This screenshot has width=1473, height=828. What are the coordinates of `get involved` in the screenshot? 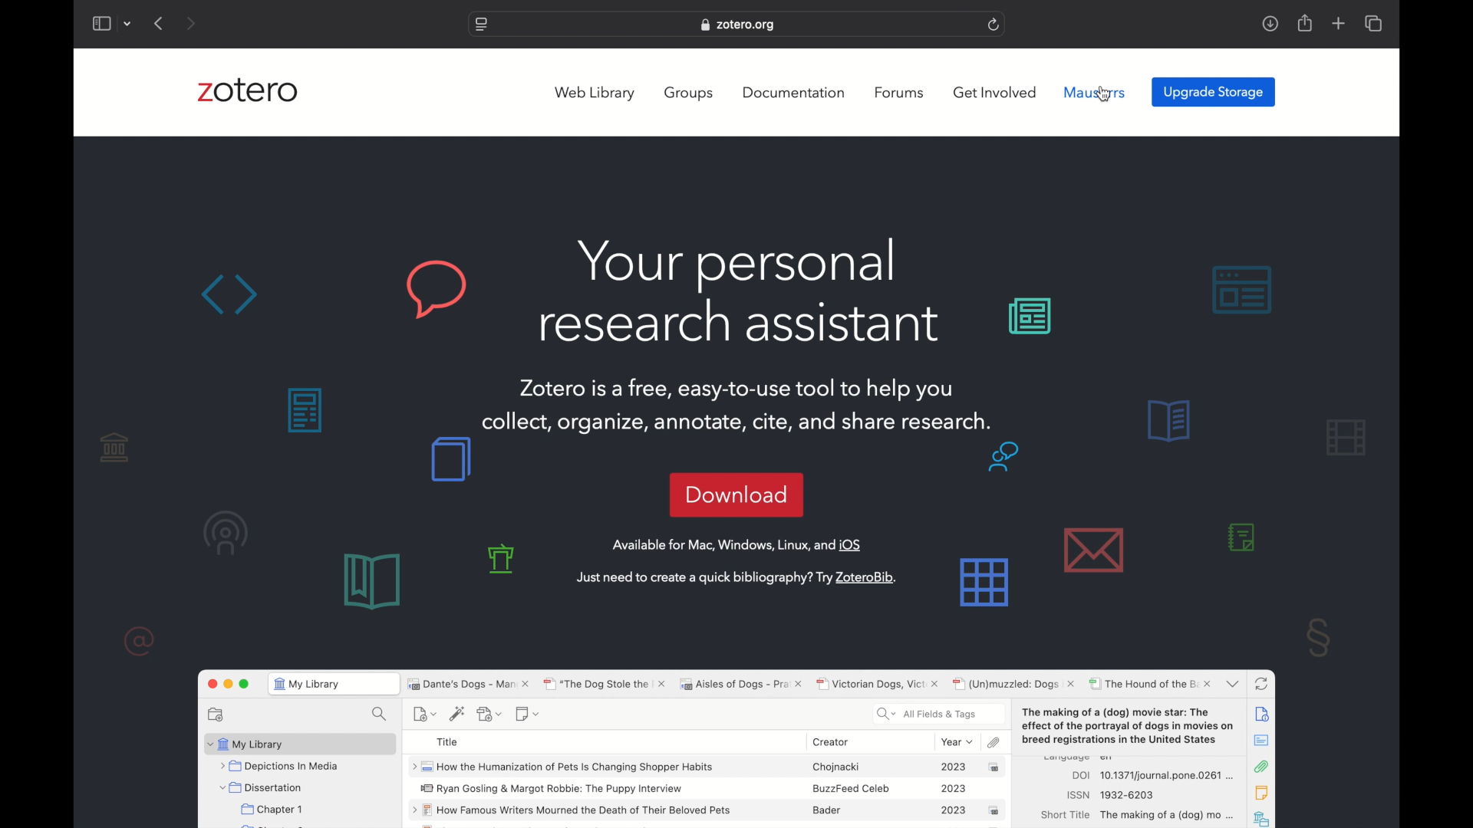 It's located at (995, 92).